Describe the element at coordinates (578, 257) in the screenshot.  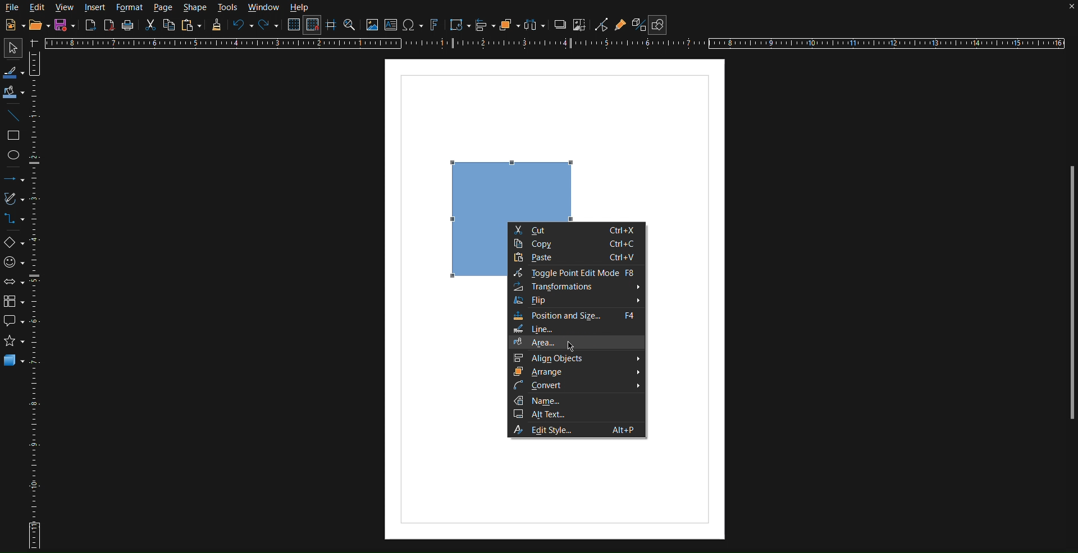
I see `Paste` at that location.